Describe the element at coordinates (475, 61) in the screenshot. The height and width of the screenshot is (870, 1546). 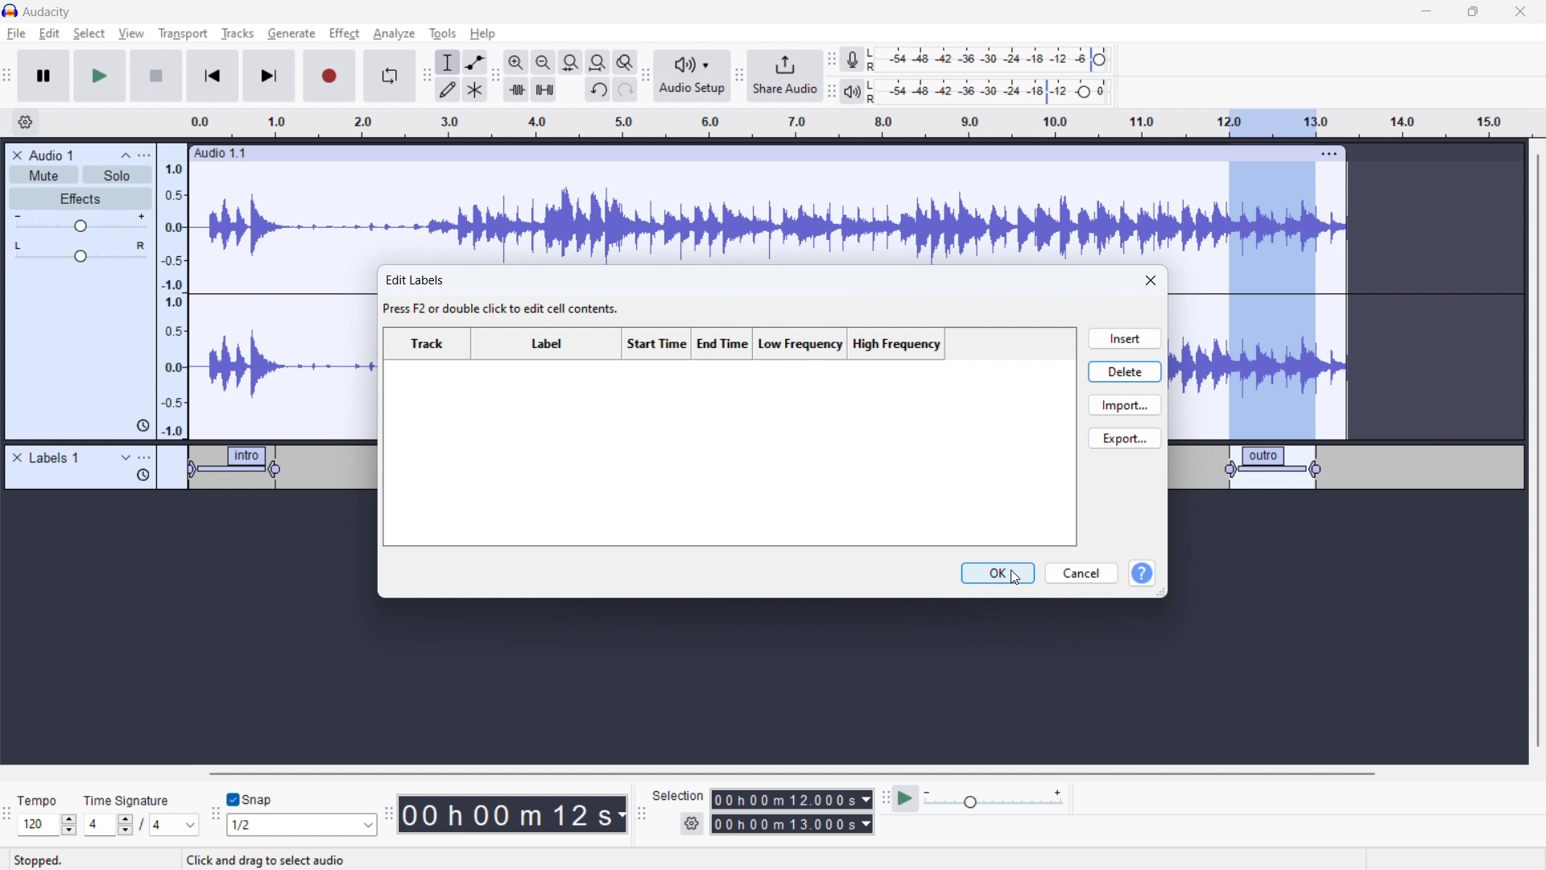
I see `envelop tool` at that location.